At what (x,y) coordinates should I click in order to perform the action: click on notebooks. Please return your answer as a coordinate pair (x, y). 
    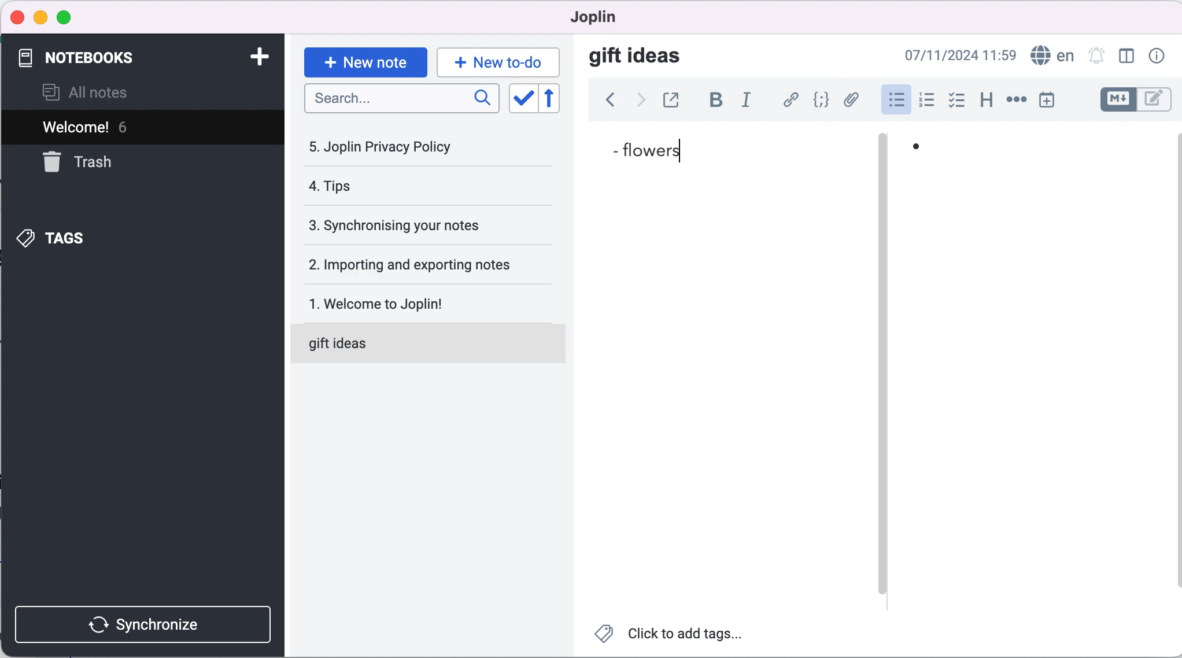
    Looking at the image, I should click on (87, 56).